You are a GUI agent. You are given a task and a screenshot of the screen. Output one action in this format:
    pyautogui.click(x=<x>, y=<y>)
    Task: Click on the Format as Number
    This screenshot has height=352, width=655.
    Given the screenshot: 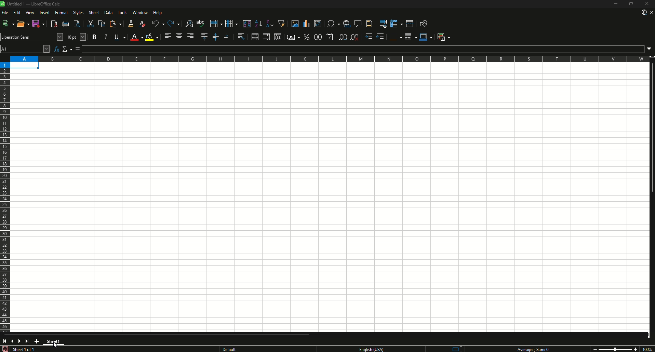 What is the action you would take?
    pyautogui.click(x=318, y=37)
    